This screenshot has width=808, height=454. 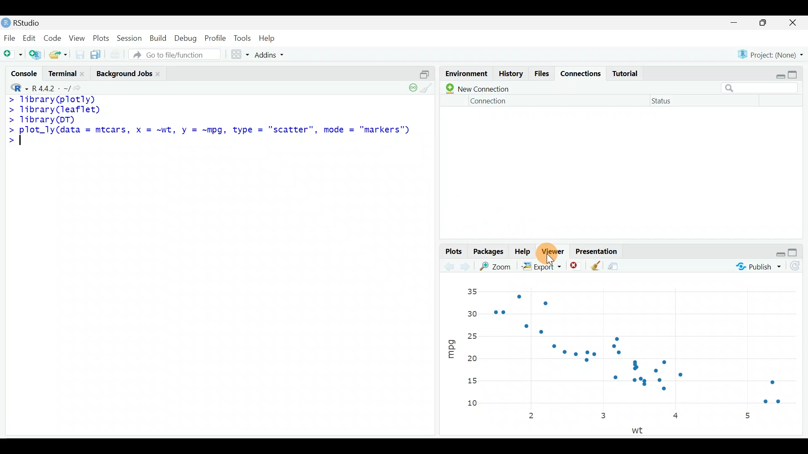 I want to click on mpg, so click(x=449, y=350).